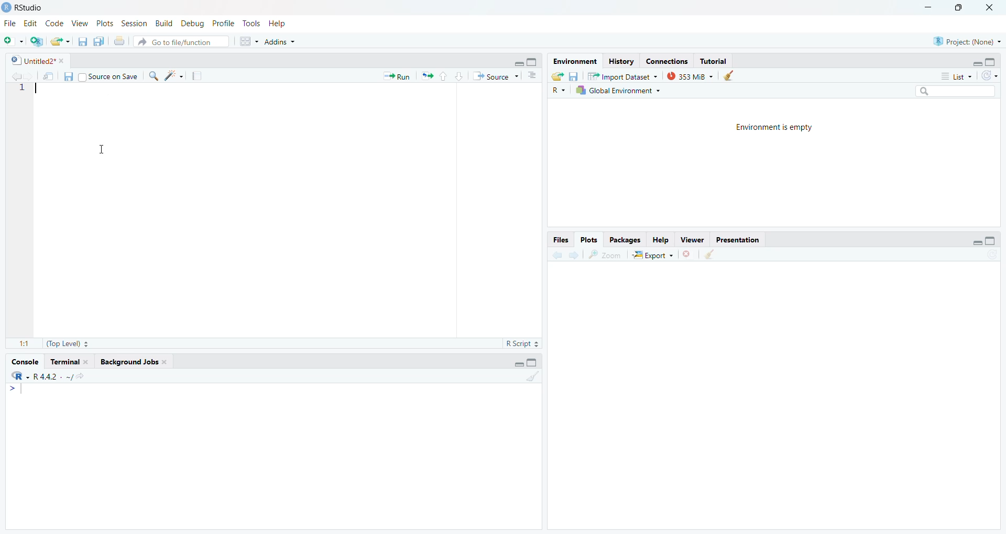 This screenshot has width=1006, height=534. What do you see at coordinates (133, 363) in the screenshot?
I see `‘Background Jobs` at bounding box center [133, 363].